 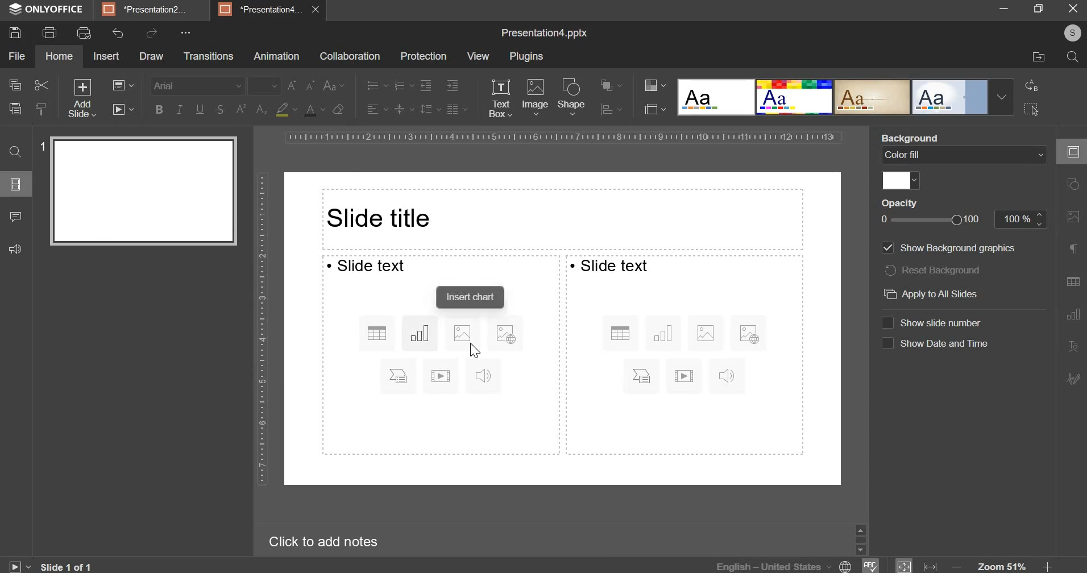 I want to click on file, so click(x=16, y=56).